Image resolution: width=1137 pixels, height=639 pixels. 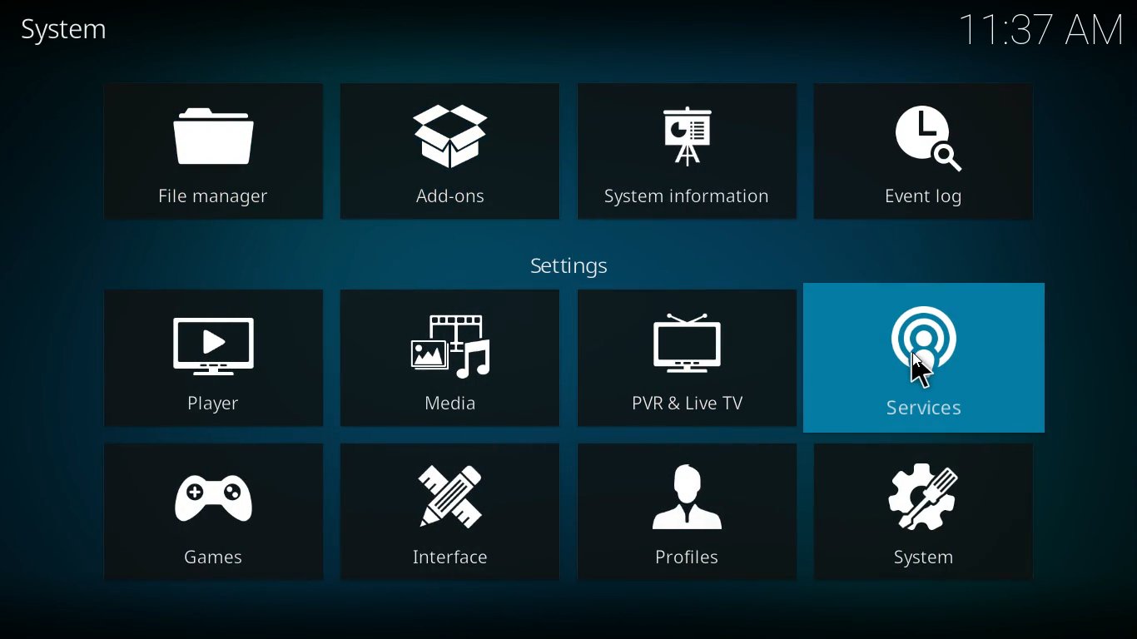 I want to click on player, so click(x=207, y=359).